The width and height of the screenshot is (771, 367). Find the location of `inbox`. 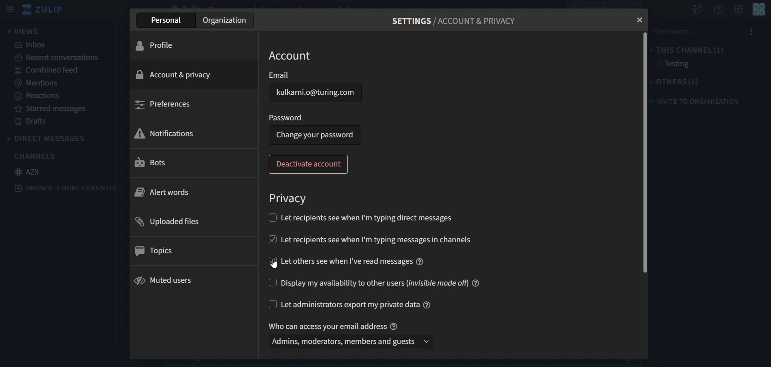

inbox is located at coordinates (32, 46).